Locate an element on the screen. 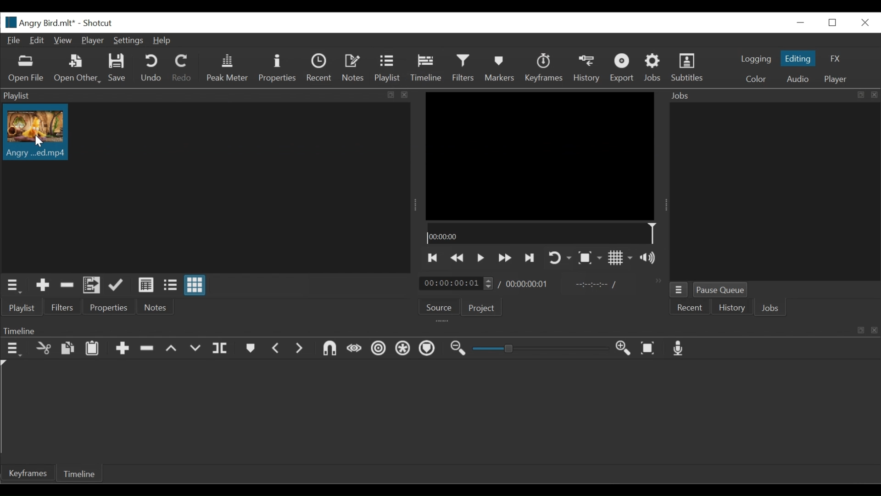 The height and width of the screenshot is (496, 881). Zoom slider is located at coordinates (543, 348).